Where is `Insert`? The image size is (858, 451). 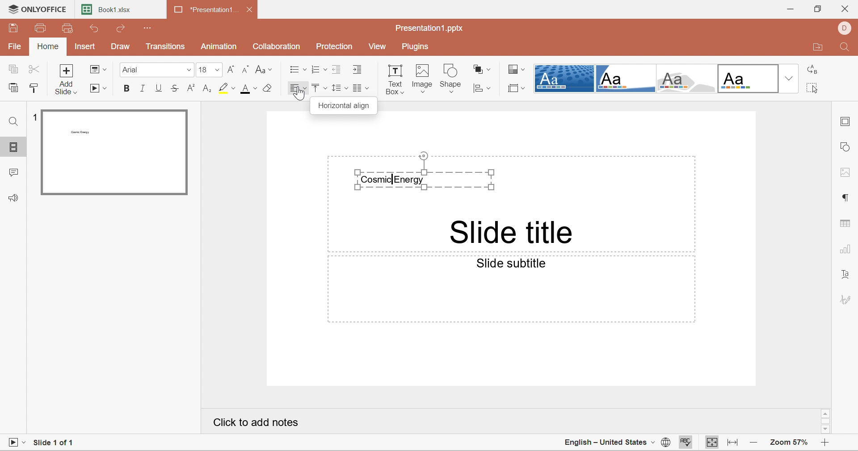 Insert is located at coordinates (84, 48).